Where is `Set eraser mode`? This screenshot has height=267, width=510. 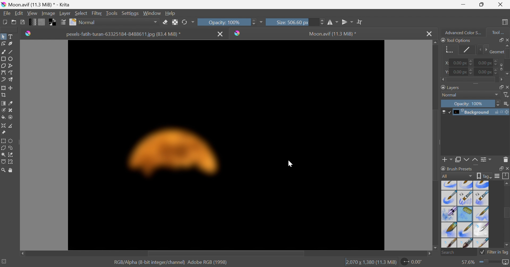 Set eraser mode is located at coordinates (166, 22).